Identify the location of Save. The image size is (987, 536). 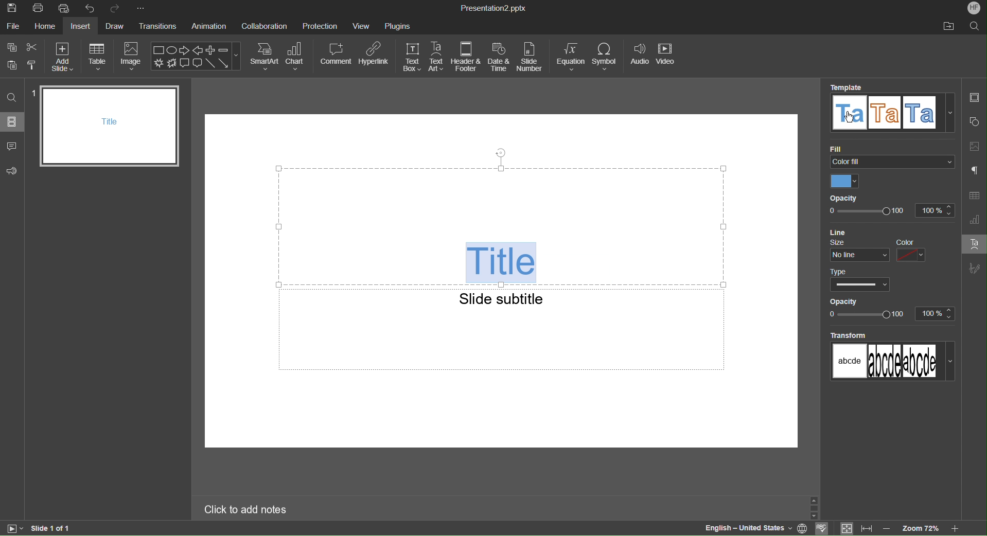
(13, 8).